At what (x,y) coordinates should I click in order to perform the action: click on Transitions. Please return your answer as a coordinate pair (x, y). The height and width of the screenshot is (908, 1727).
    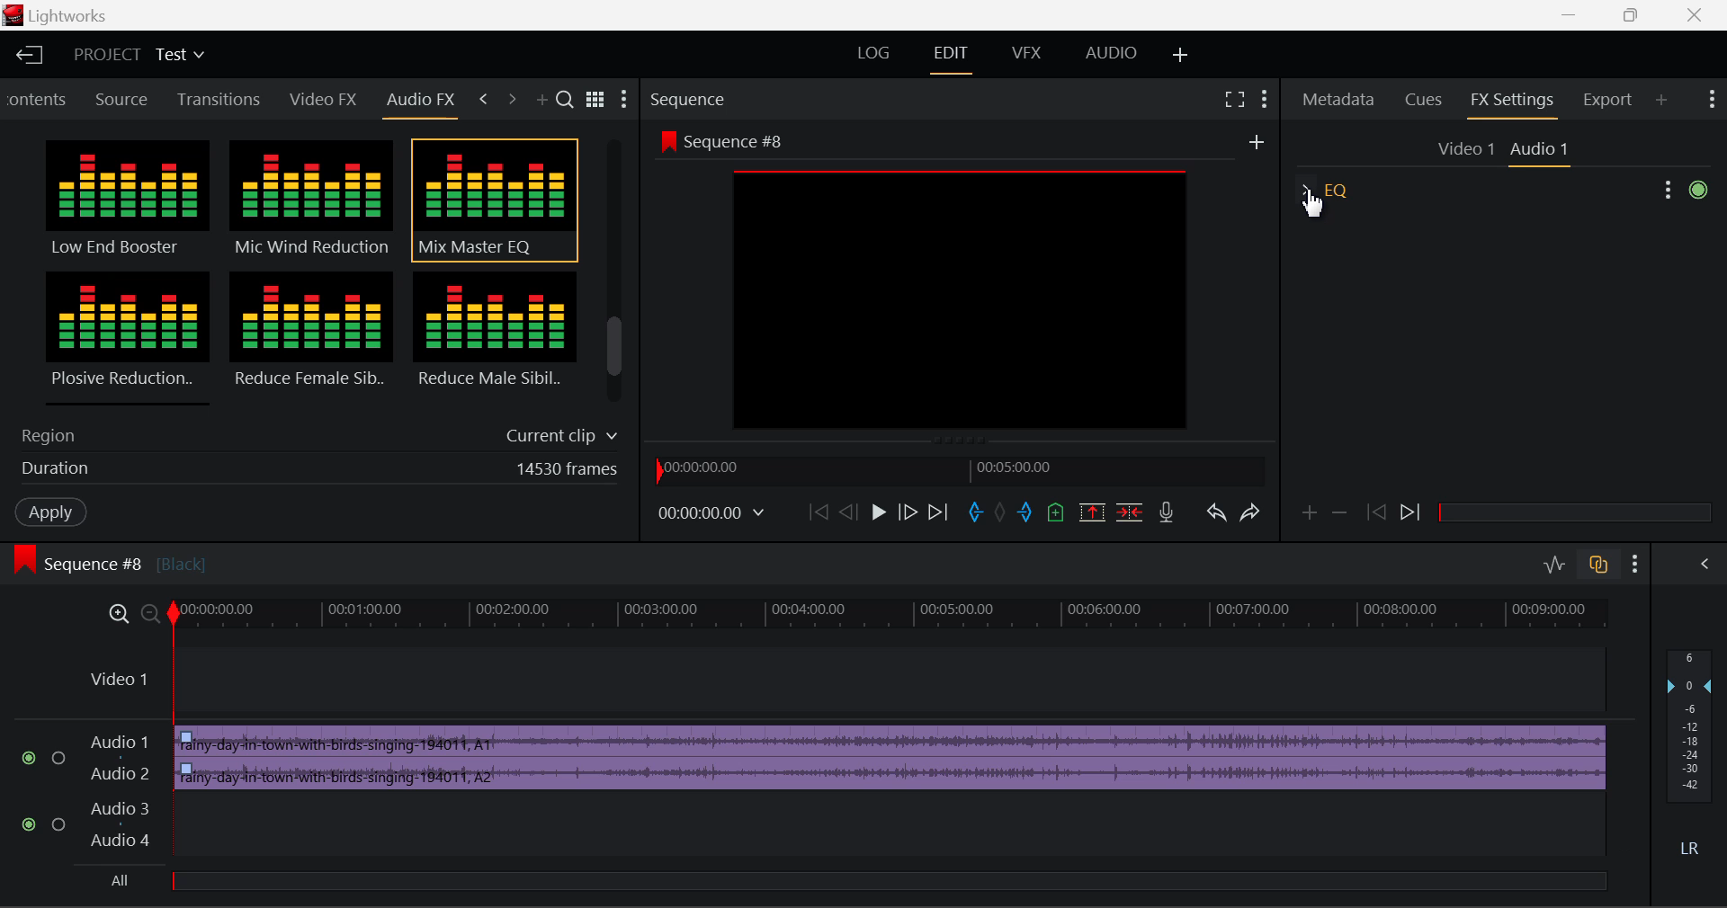
    Looking at the image, I should click on (219, 99).